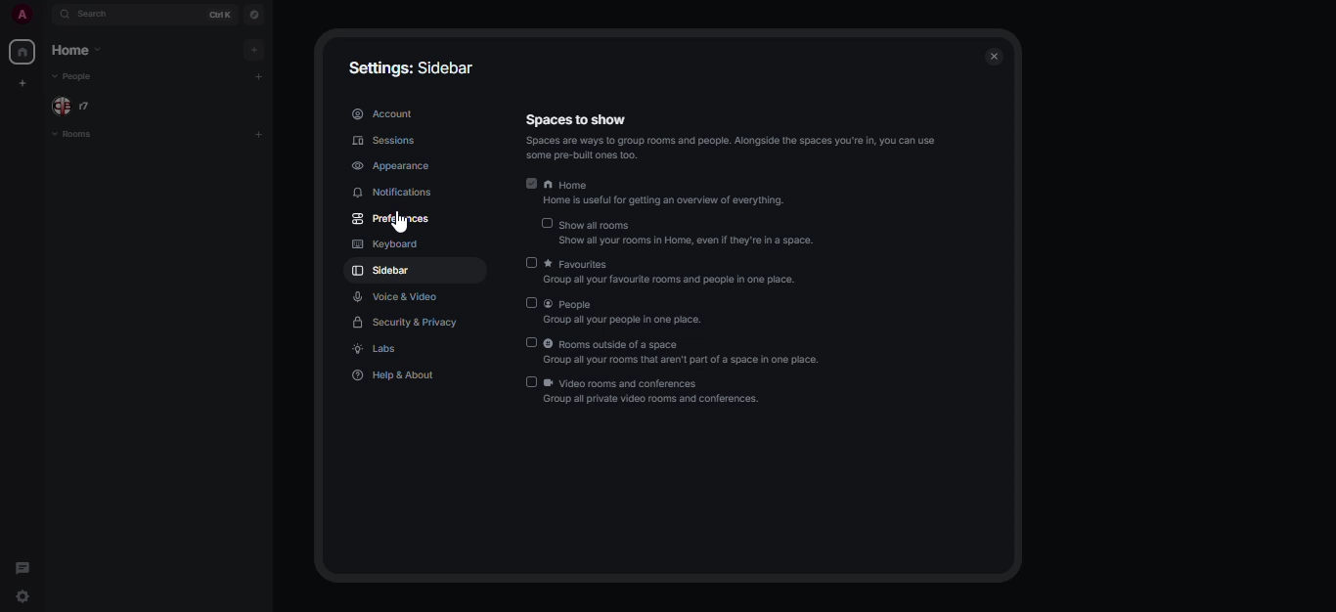 This screenshot has width=1336, height=612. Describe the element at coordinates (395, 226) in the screenshot. I see `cursor on preferences` at that location.